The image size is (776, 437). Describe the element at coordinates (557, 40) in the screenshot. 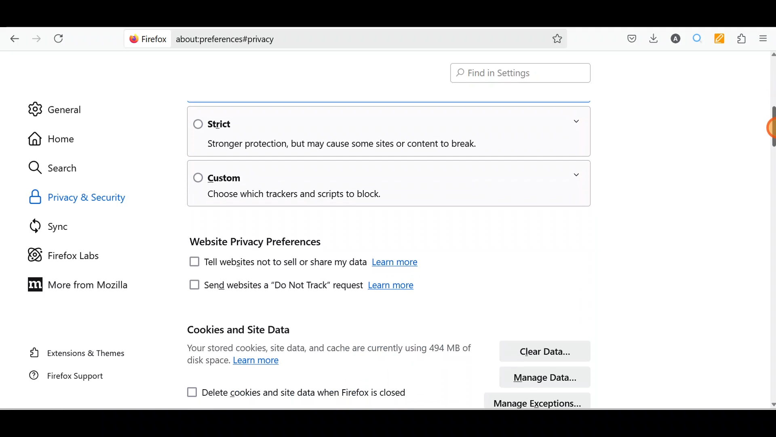

I see `add to favorites` at that location.